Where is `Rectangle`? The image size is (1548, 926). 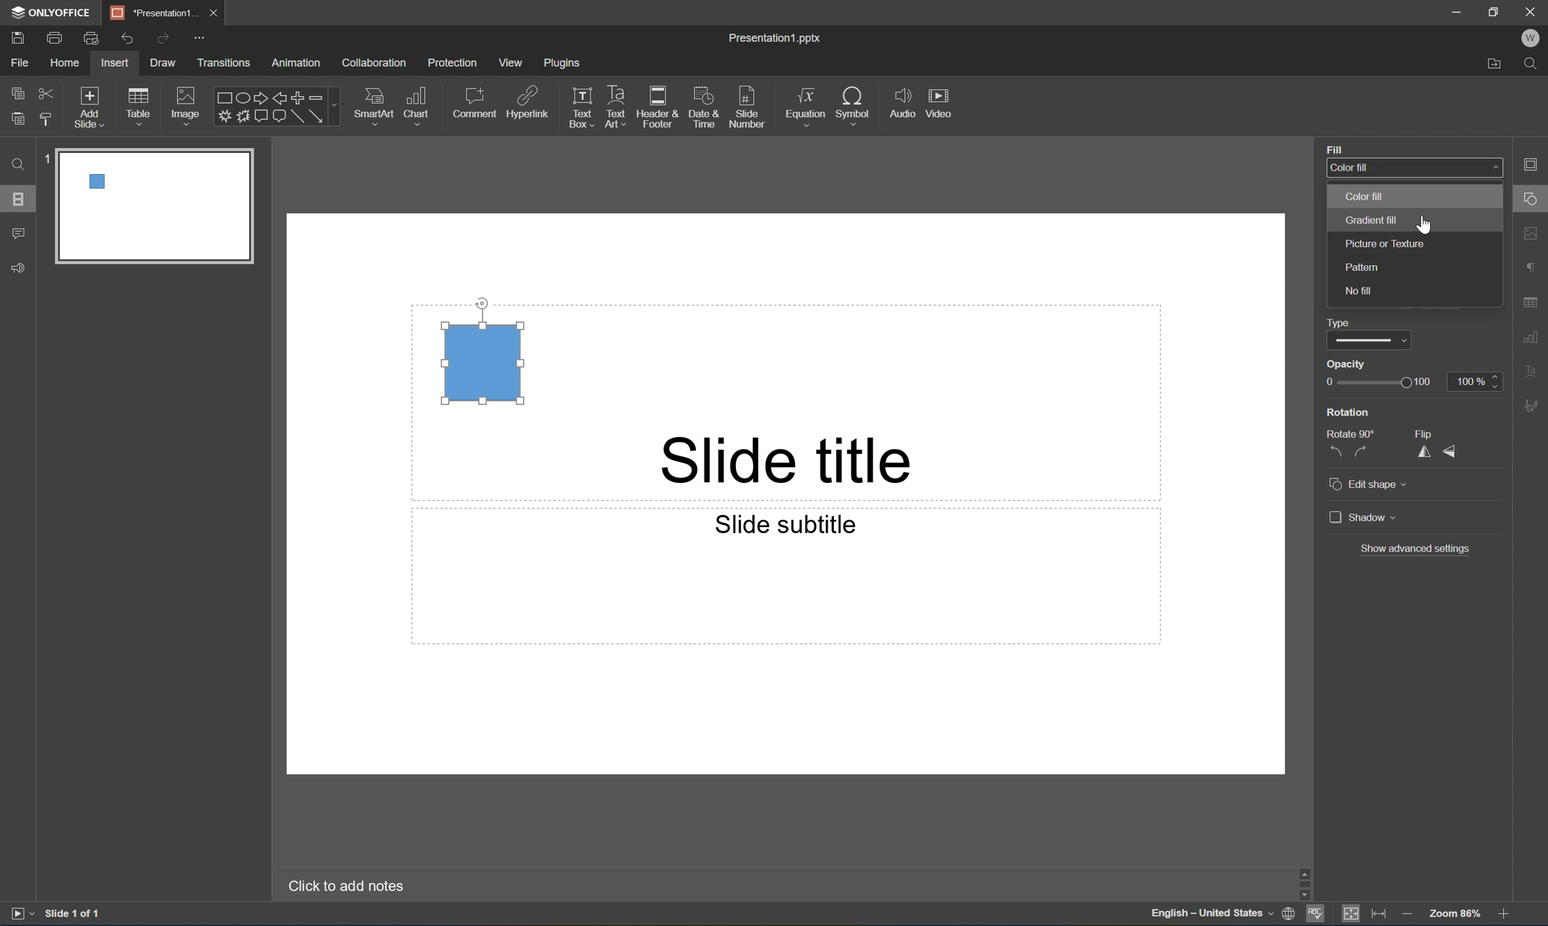 Rectangle is located at coordinates (489, 364).